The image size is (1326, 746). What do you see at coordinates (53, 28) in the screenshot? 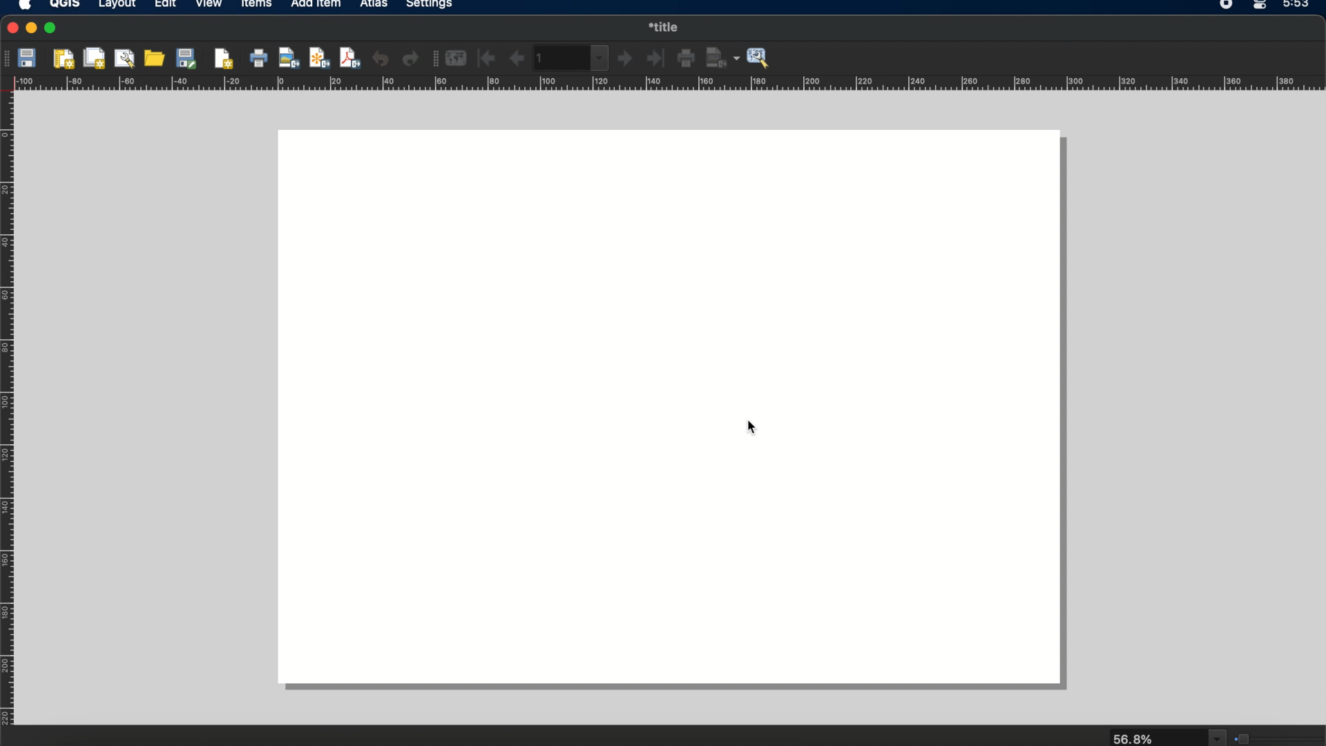
I see `maximize` at bounding box center [53, 28].